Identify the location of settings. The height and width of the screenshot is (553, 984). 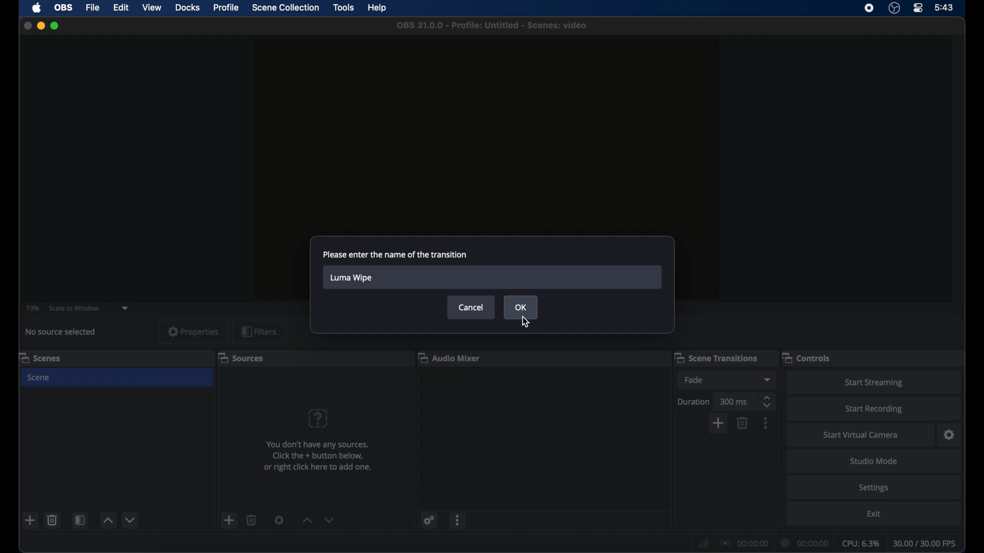
(949, 435).